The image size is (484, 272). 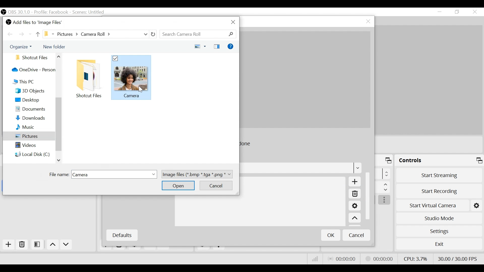 I want to click on New Folder, so click(x=54, y=47).